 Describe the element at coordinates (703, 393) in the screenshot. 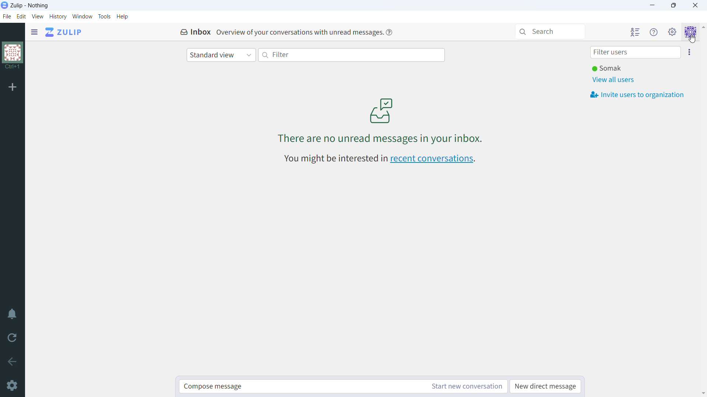

I see `scroll down` at that location.